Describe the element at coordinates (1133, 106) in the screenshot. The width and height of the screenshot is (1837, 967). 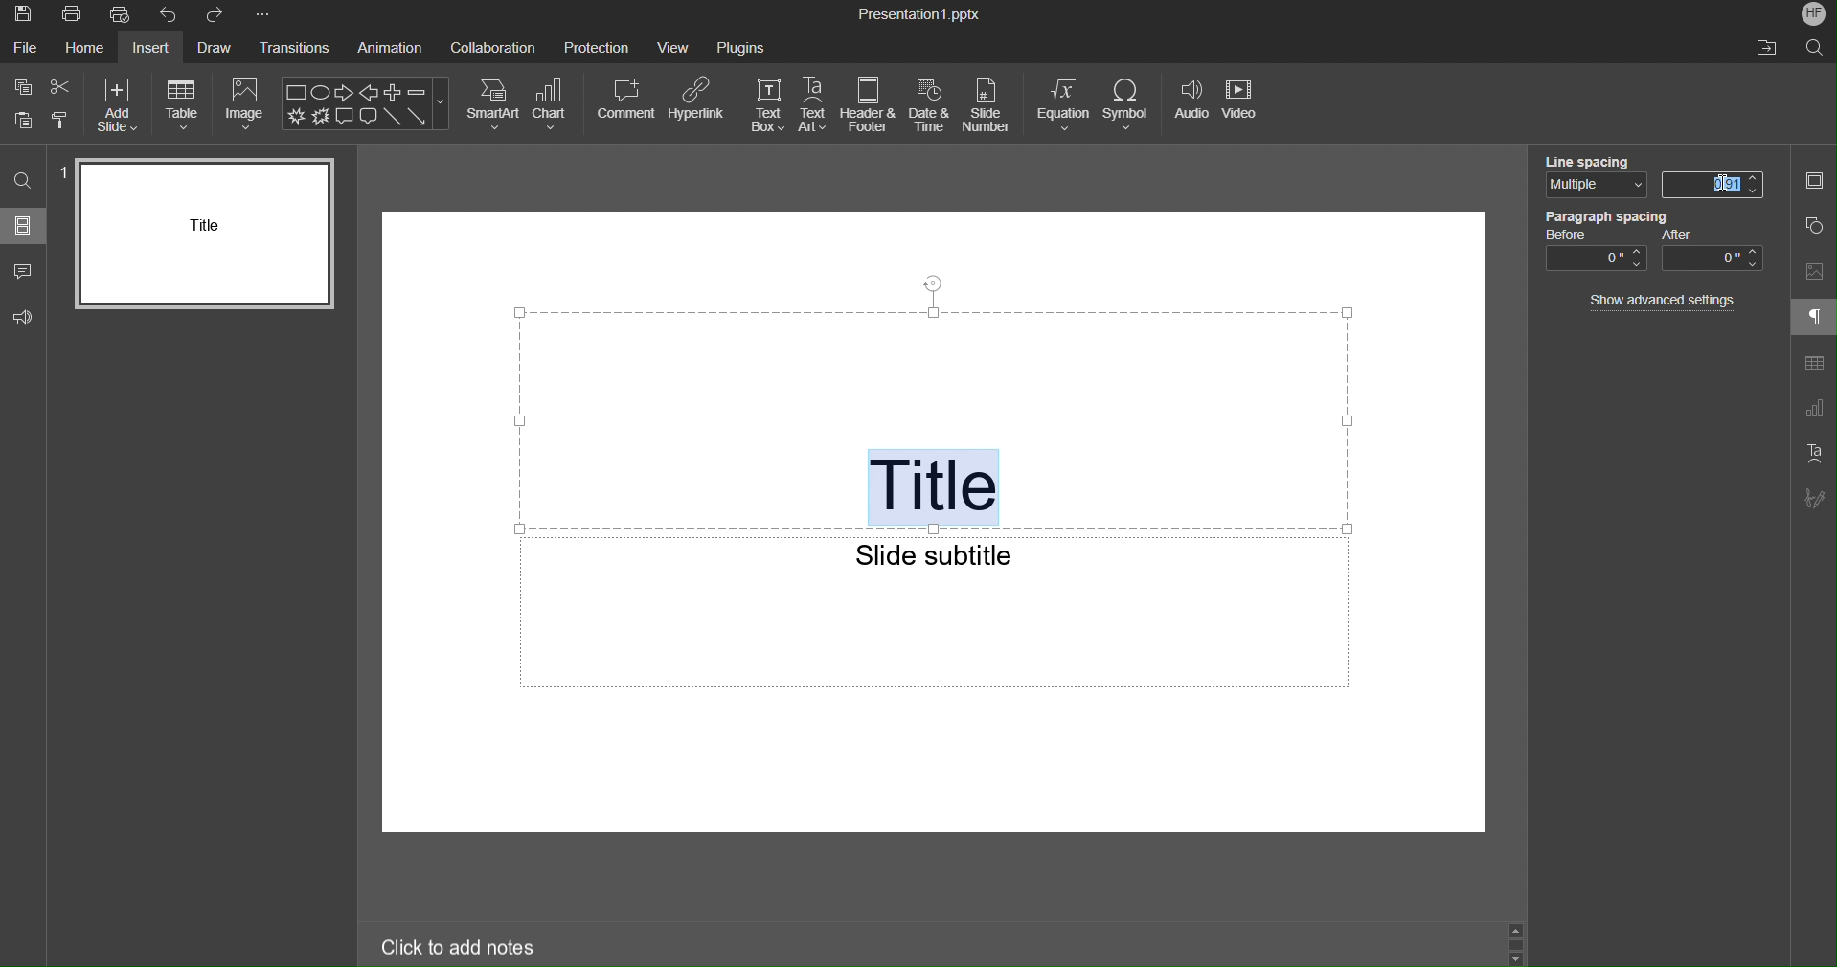
I see `Symbol` at that location.